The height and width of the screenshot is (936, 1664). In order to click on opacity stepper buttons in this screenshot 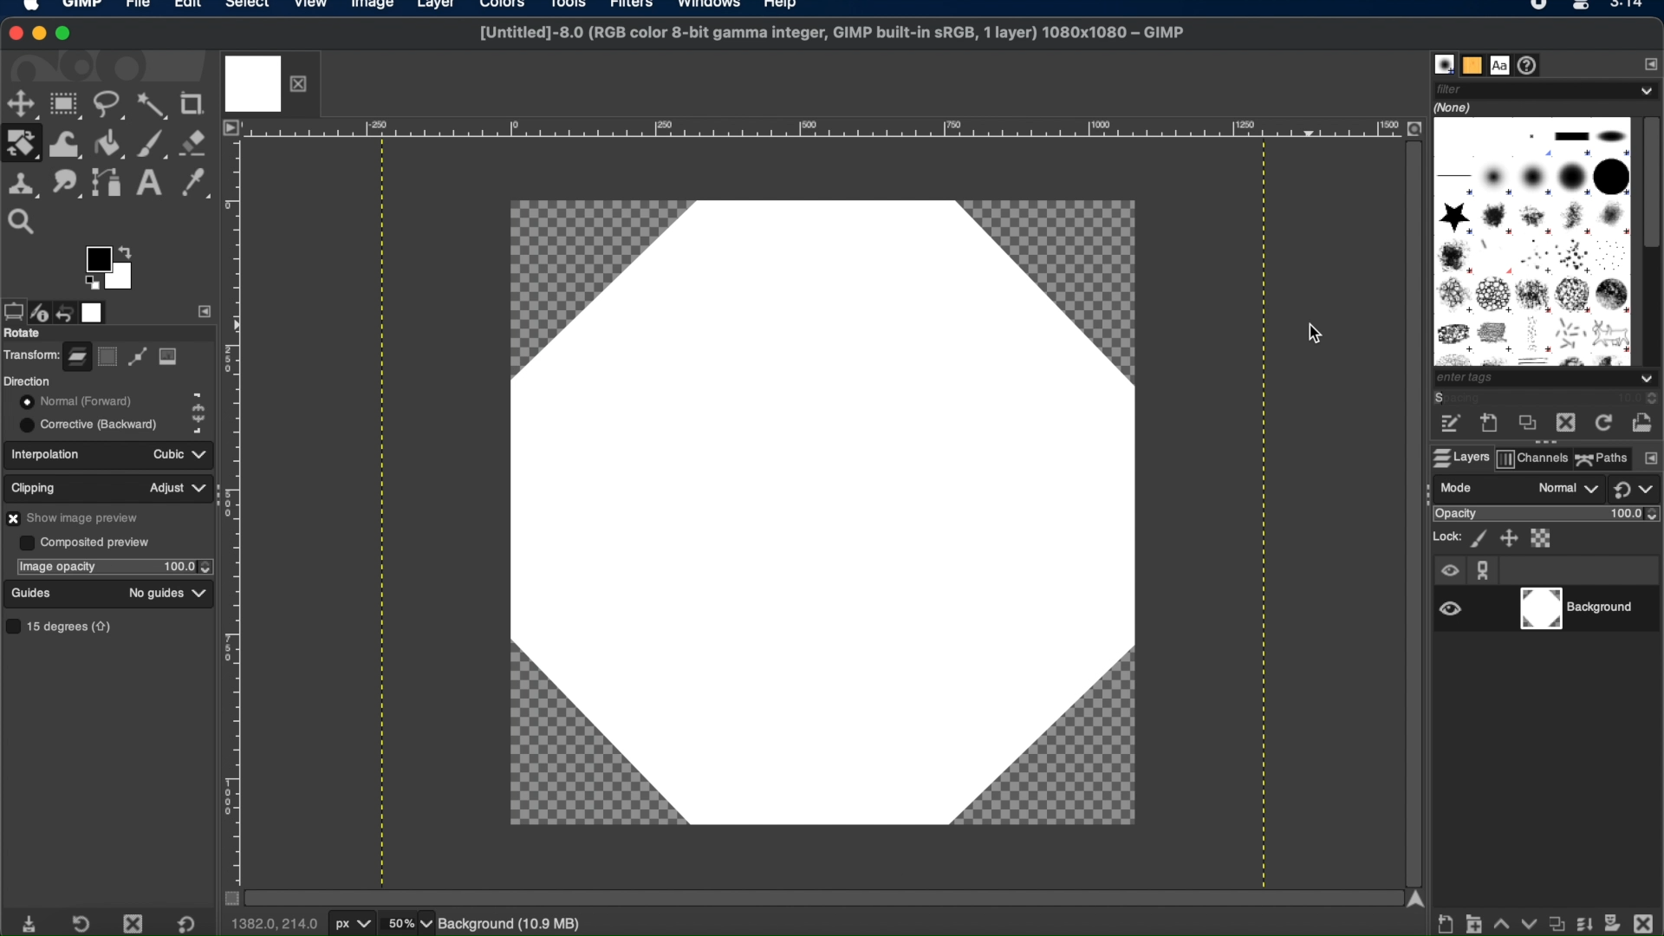, I will do `click(188, 566)`.